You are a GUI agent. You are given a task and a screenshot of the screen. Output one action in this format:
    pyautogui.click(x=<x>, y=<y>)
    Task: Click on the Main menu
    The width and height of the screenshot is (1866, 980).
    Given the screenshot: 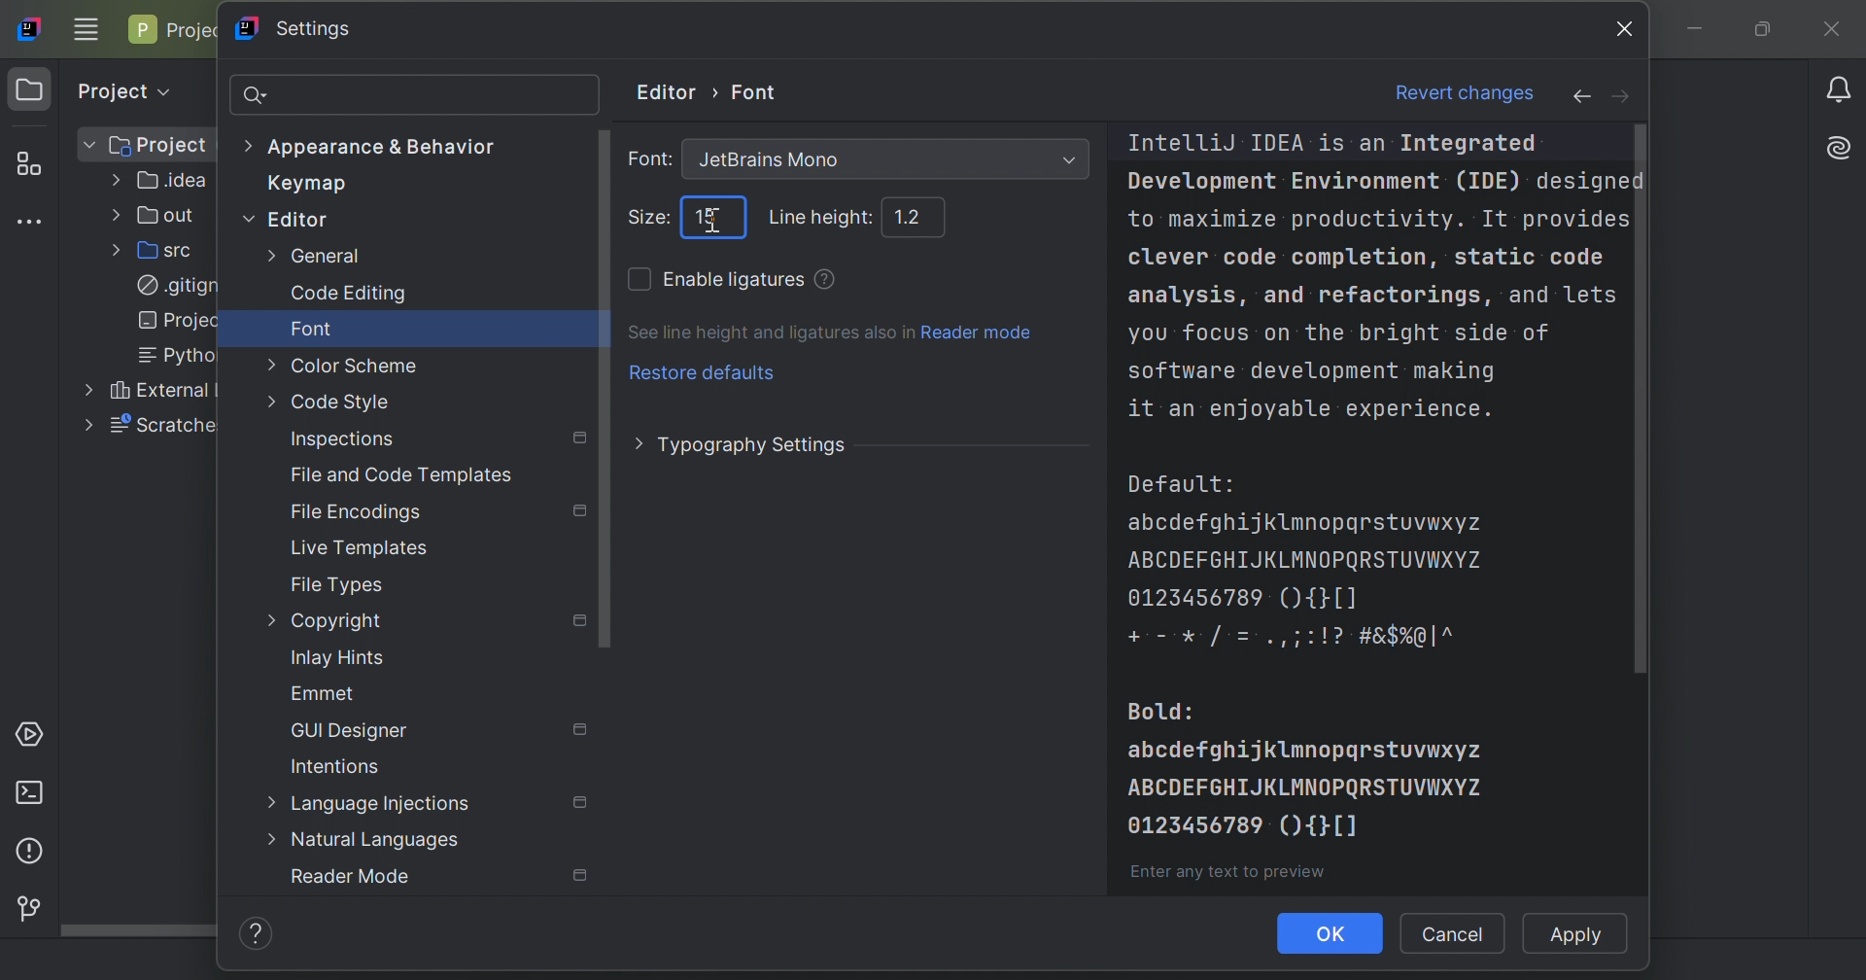 What is the action you would take?
    pyautogui.click(x=86, y=28)
    